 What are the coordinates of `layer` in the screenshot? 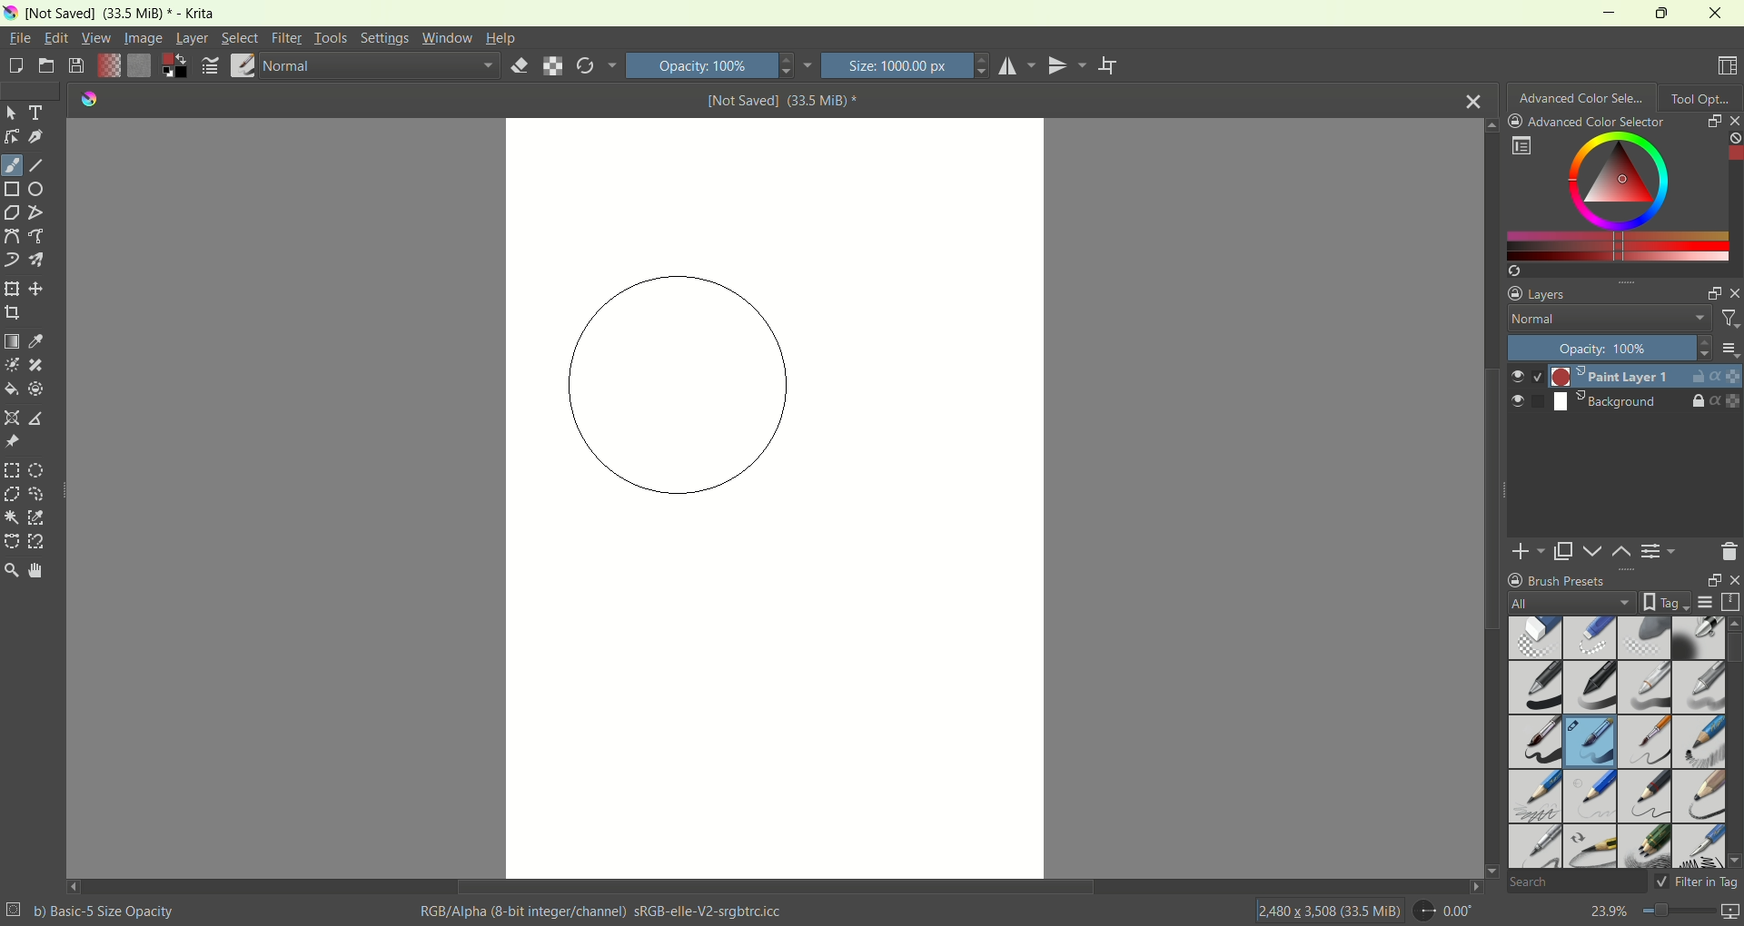 It's located at (192, 40).